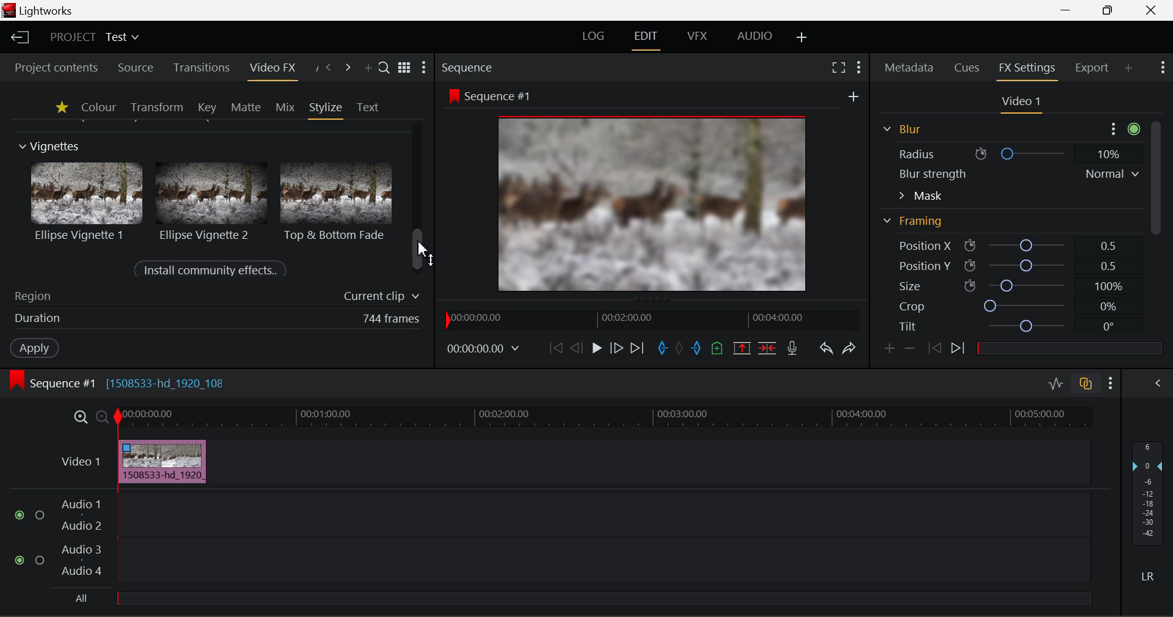  I want to click on Last keyframe, so click(935, 350).